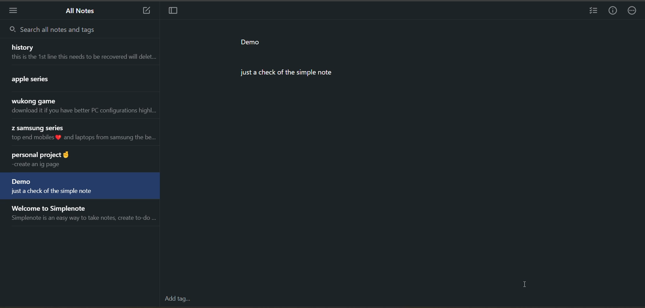 Image resolution: width=645 pixels, height=308 pixels. What do you see at coordinates (634, 11) in the screenshot?
I see `actions` at bounding box center [634, 11].